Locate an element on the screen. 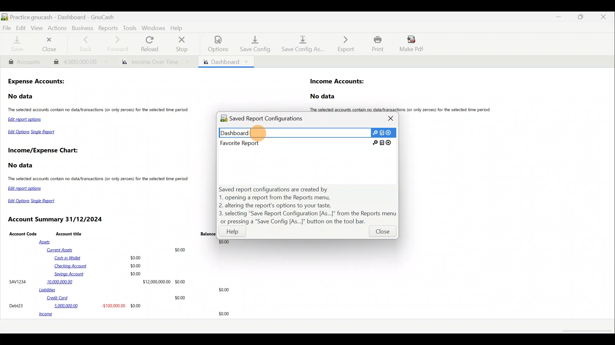 This screenshot has width=615, height=345. Reload is located at coordinates (151, 44).